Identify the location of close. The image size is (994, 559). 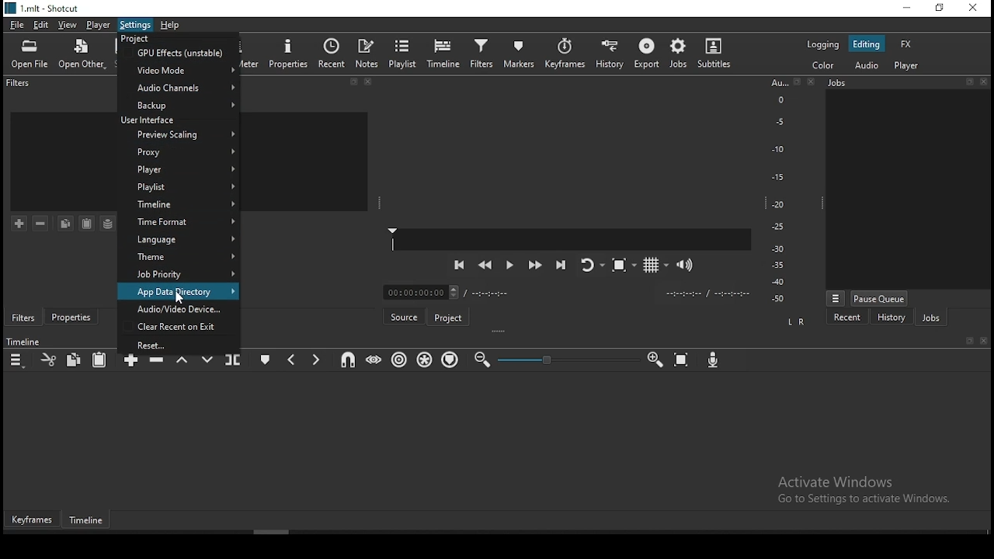
(985, 342).